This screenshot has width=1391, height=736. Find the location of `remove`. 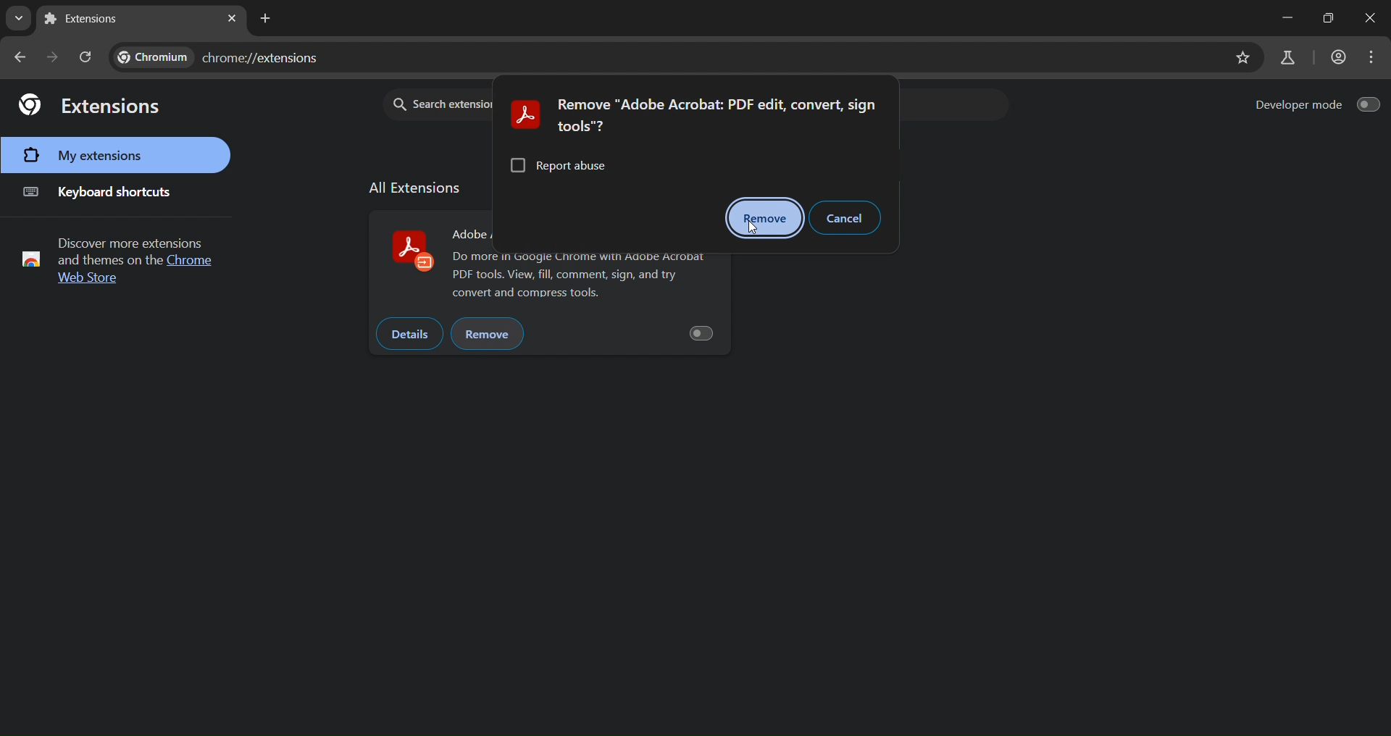

remove is located at coordinates (490, 335).